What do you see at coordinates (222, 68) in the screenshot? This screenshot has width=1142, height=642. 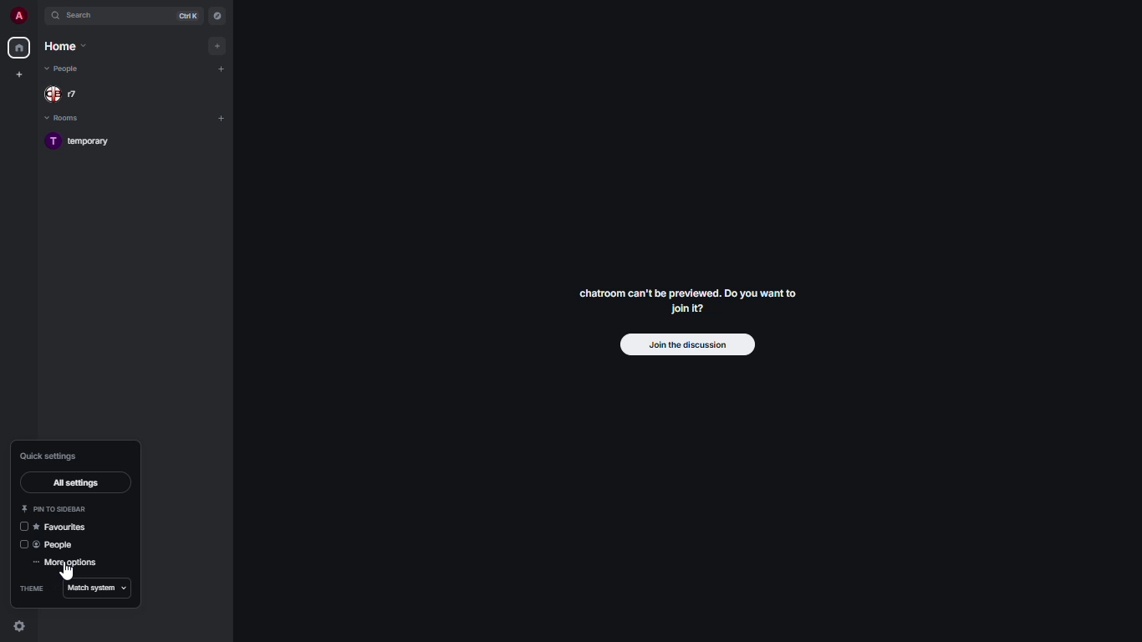 I see `add` at bounding box center [222, 68].